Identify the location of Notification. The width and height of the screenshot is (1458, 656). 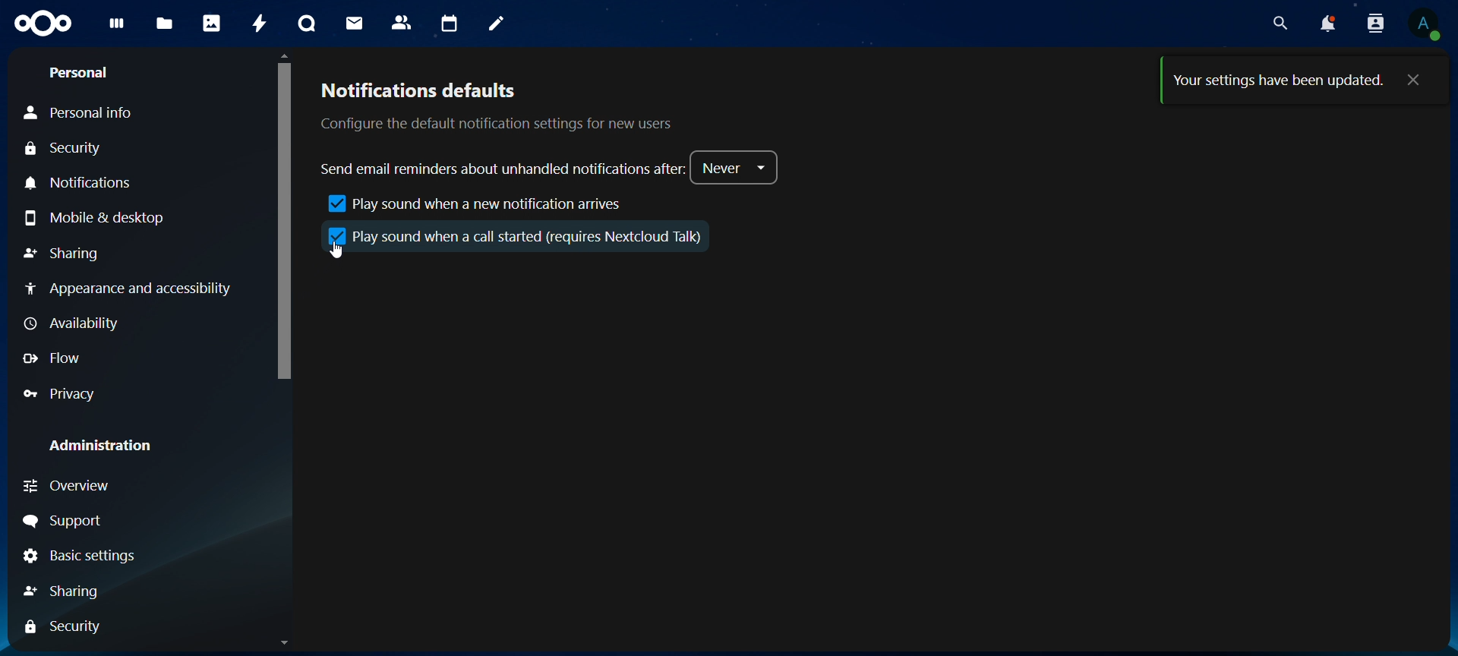
(86, 183).